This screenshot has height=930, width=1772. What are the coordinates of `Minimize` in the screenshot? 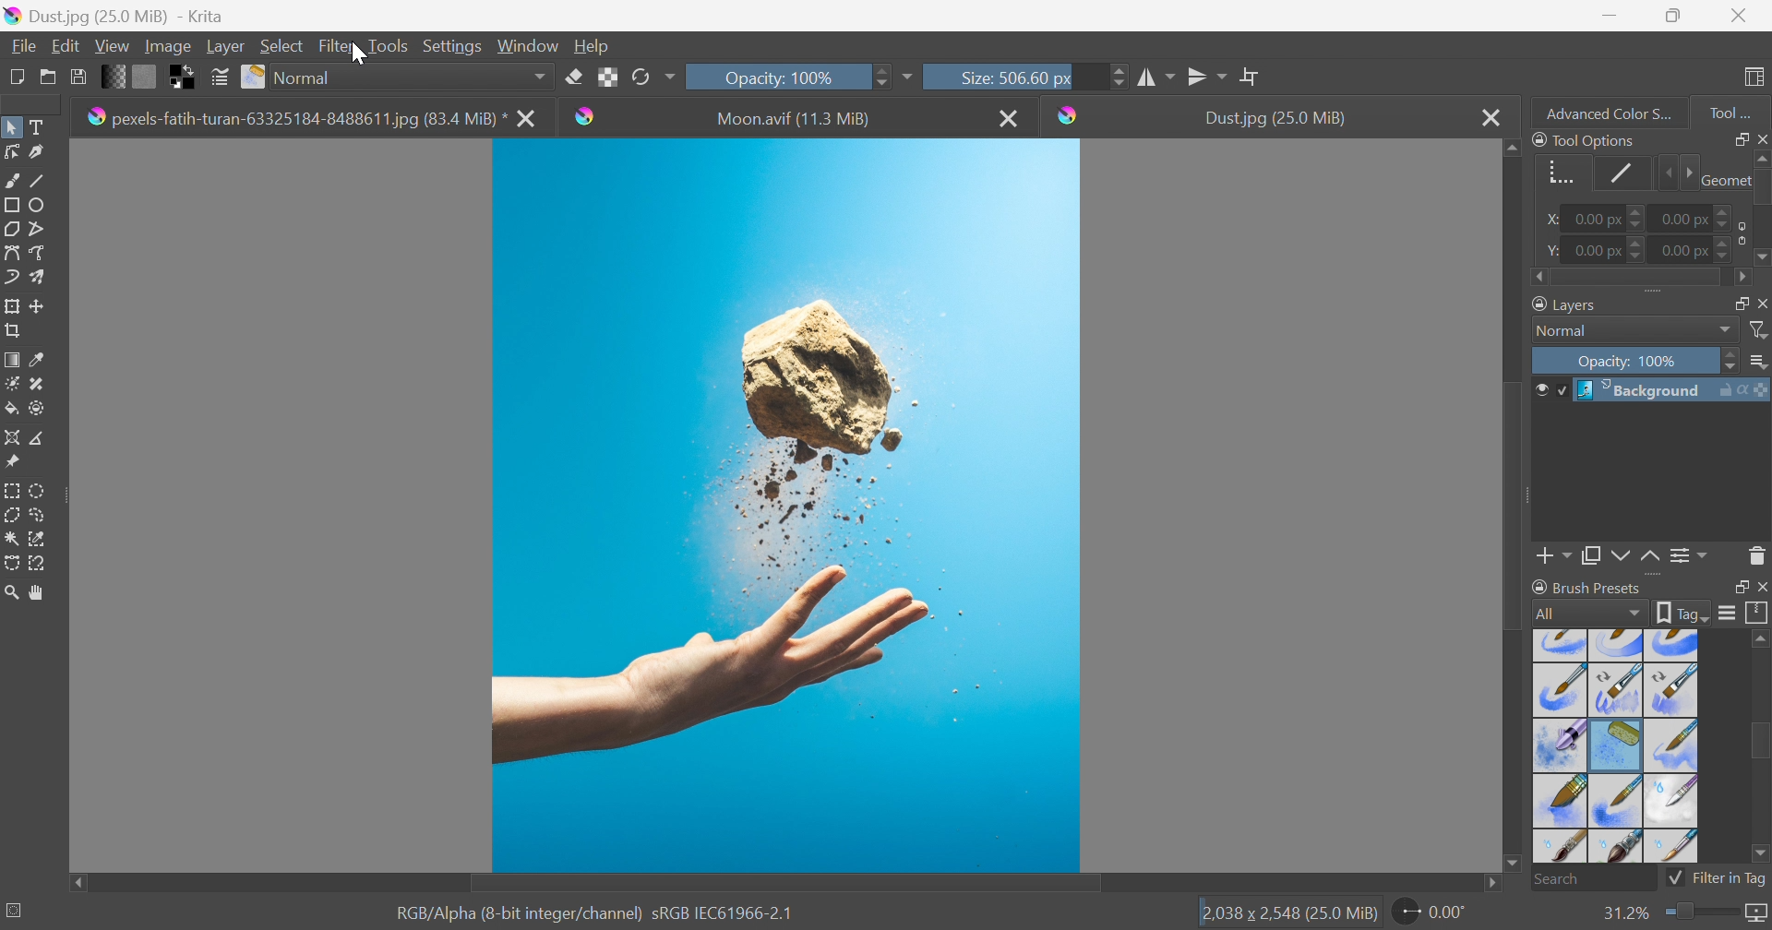 It's located at (1609, 14).